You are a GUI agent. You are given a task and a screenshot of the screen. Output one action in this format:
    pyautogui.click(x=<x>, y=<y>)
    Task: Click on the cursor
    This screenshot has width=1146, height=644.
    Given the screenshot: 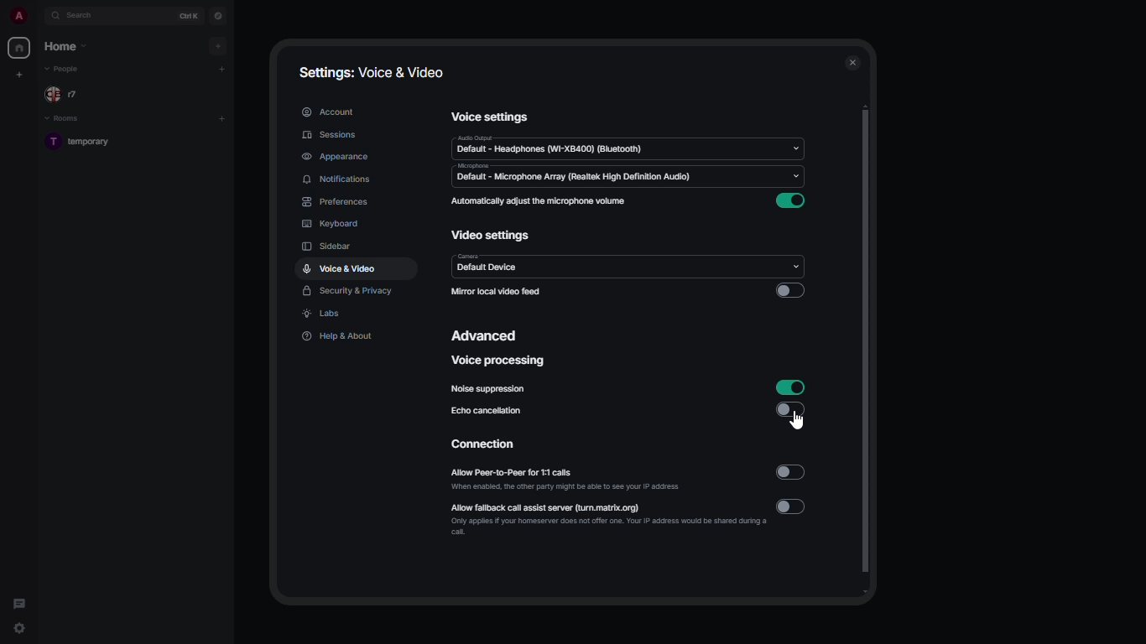 What is the action you would take?
    pyautogui.click(x=800, y=422)
    